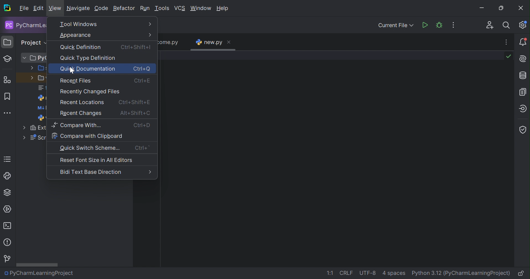 The image size is (530, 279). I want to click on Recent Files, so click(76, 81).